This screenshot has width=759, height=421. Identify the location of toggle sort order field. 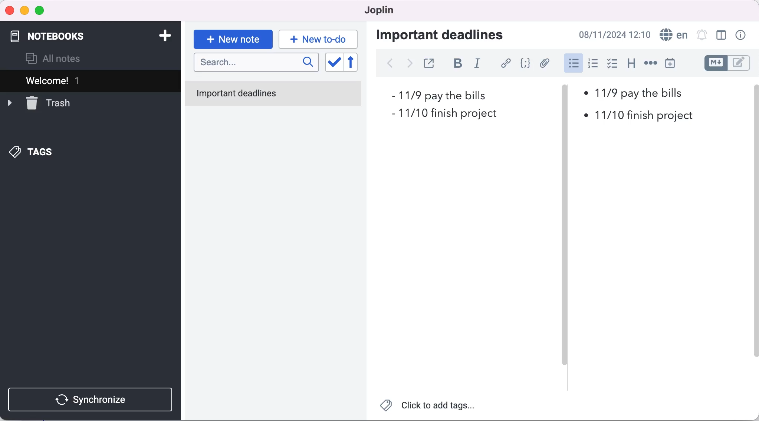
(333, 64).